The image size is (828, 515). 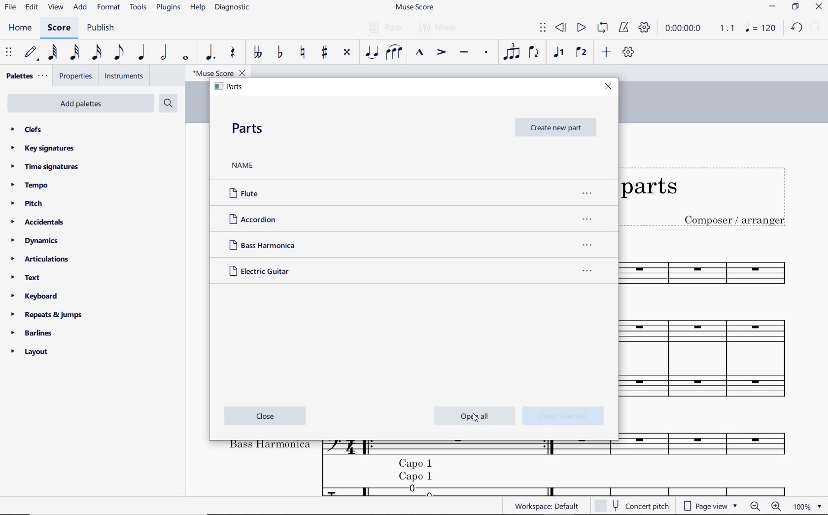 I want to click on repeats & jumps, so click(x=49, y=315).